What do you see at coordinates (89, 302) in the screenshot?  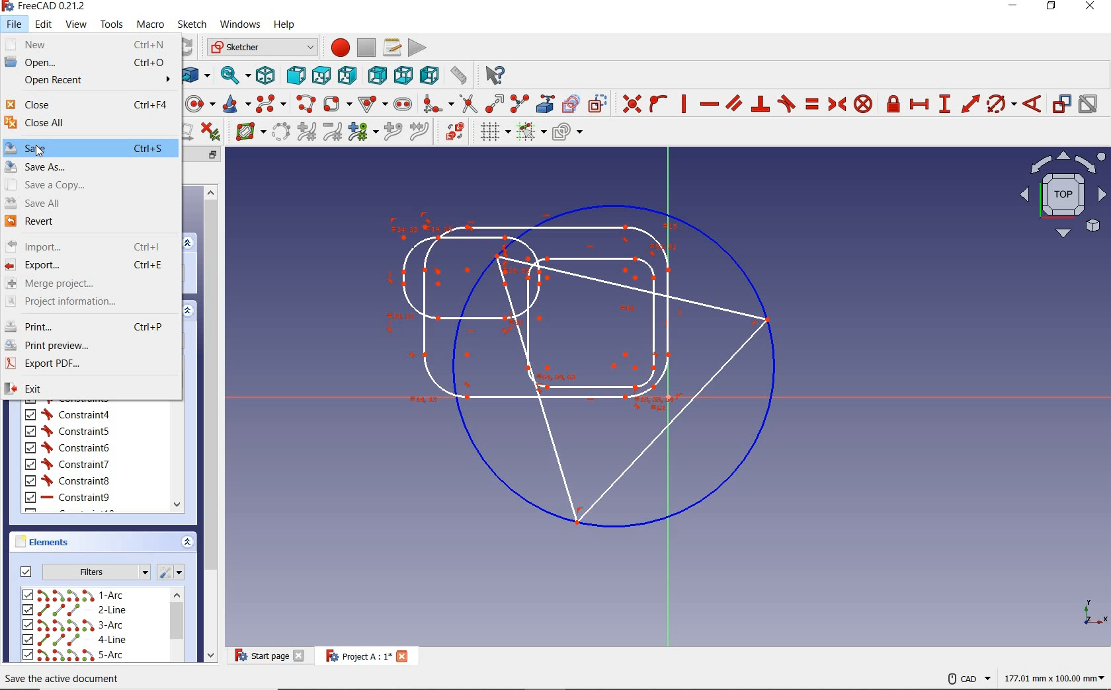 I see `project information` at bounding box center [89, 302].